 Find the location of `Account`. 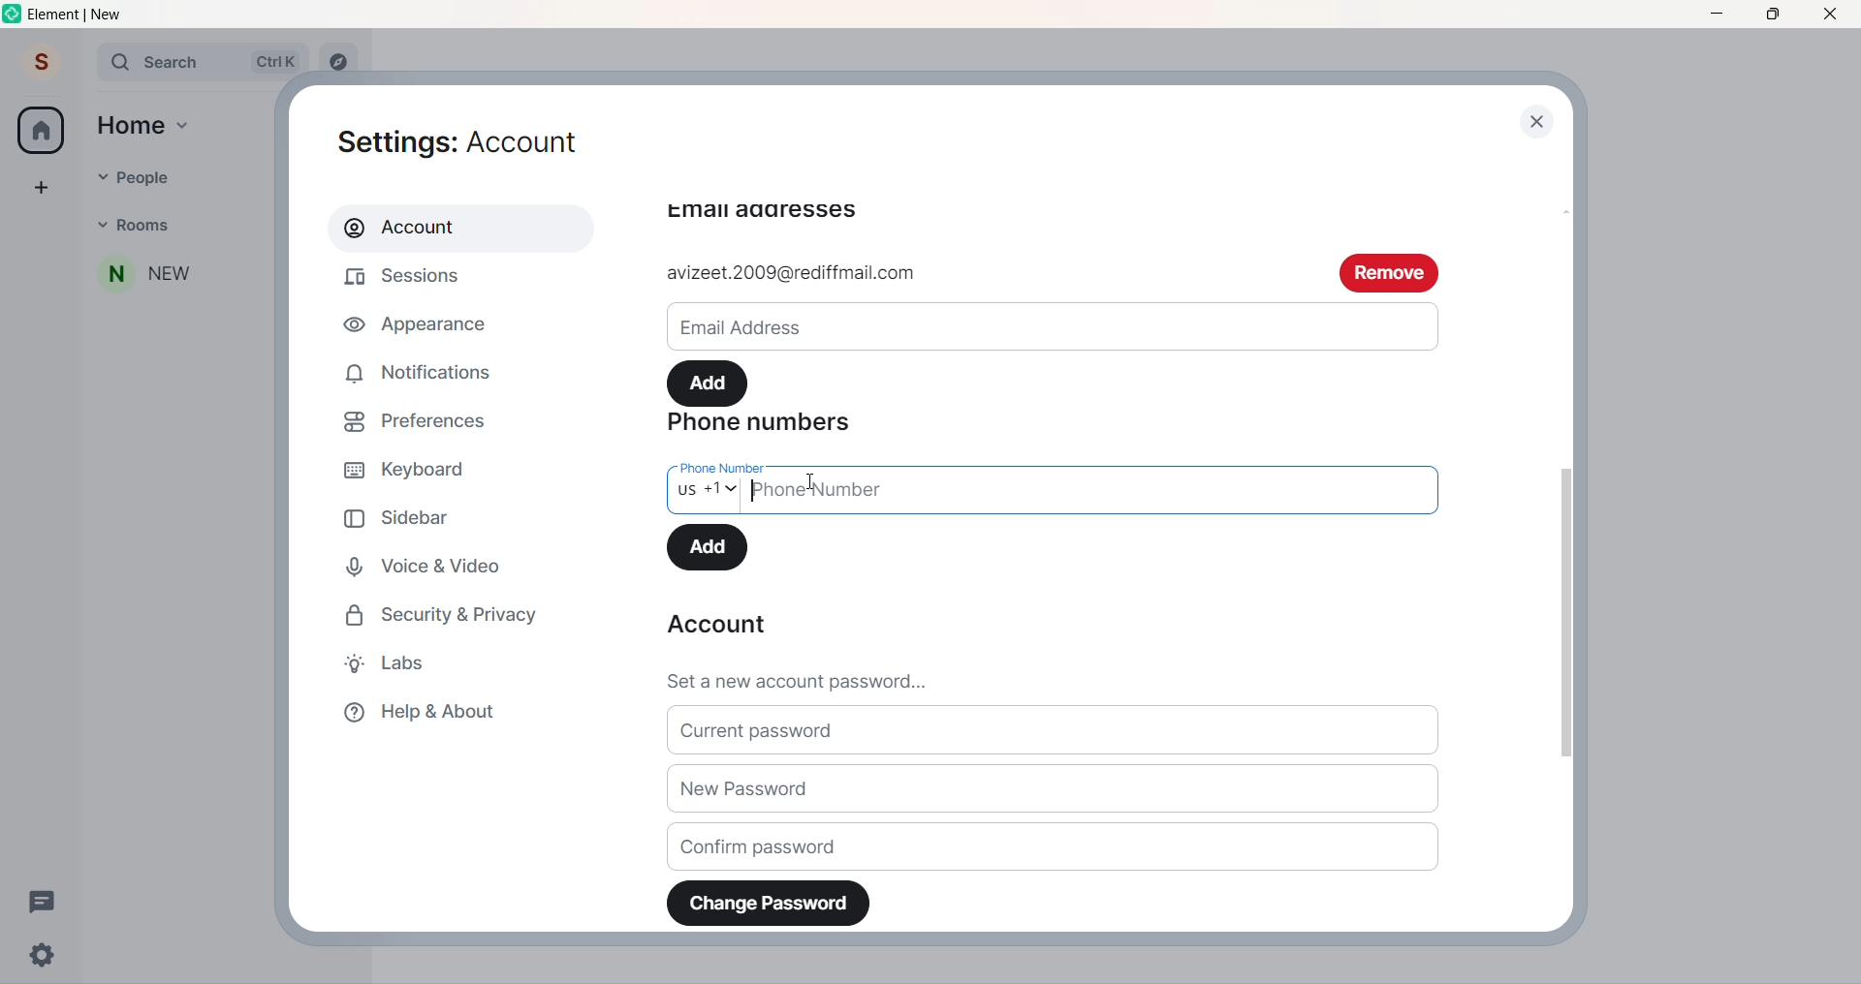

Account is located at coordinates (717, 627).